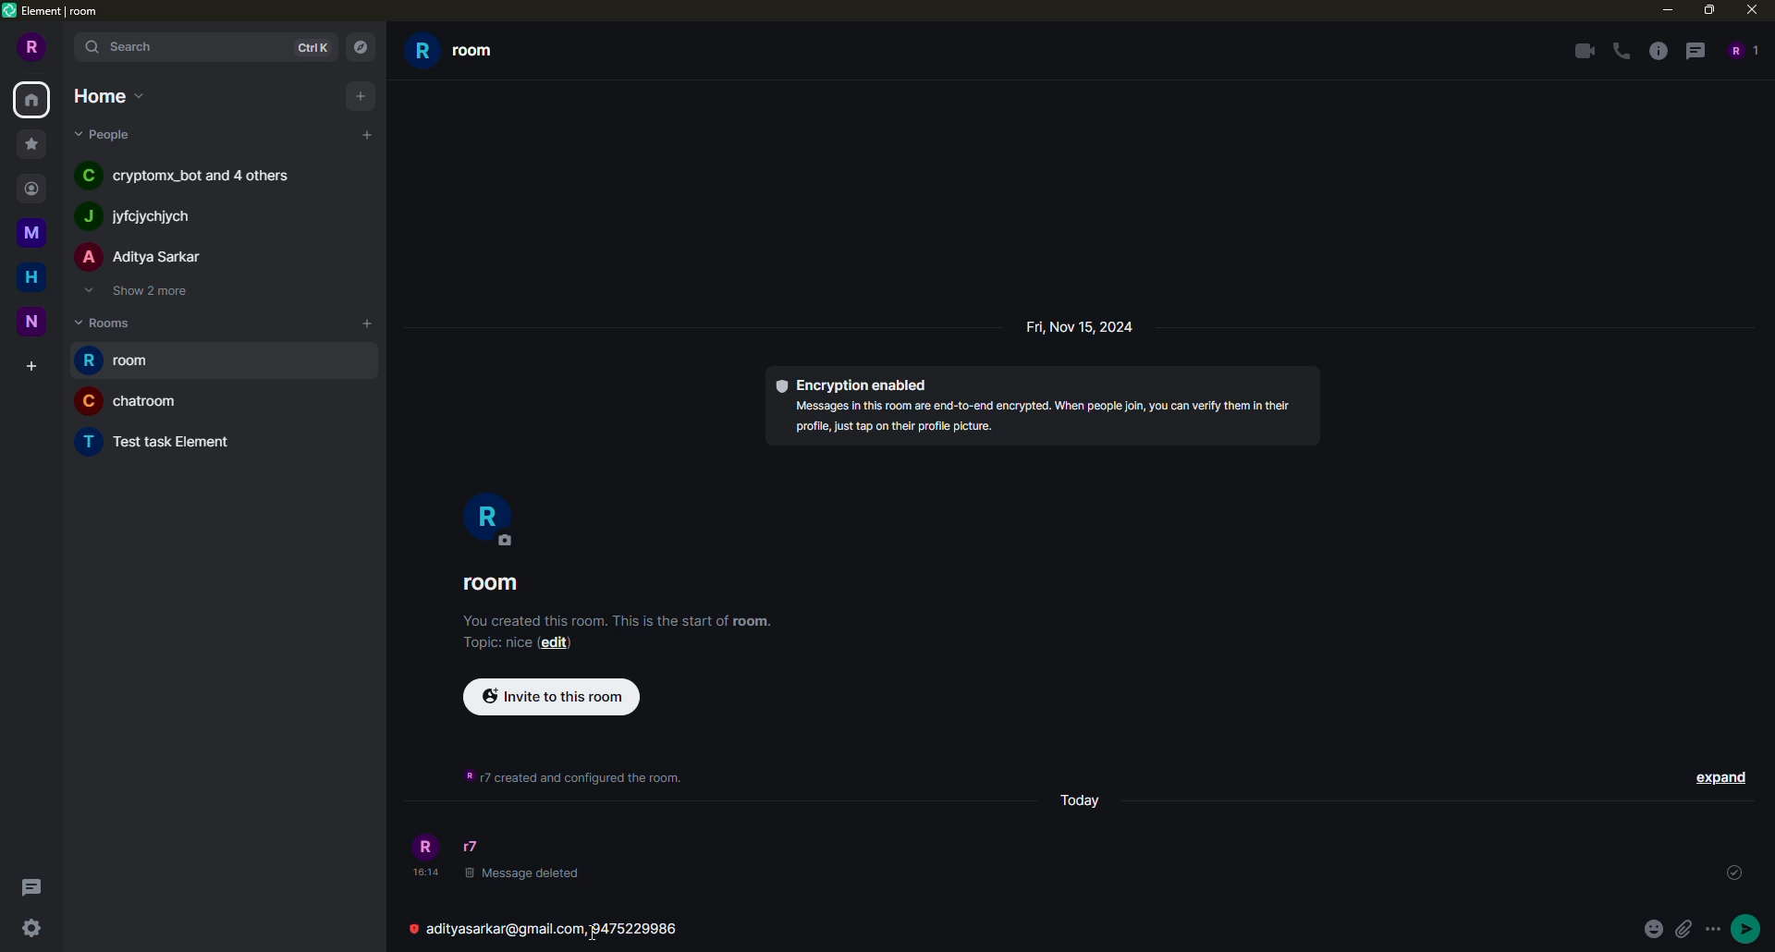 This screenshot has height=952, width=1775. I want to click on info, so click(618, 619).